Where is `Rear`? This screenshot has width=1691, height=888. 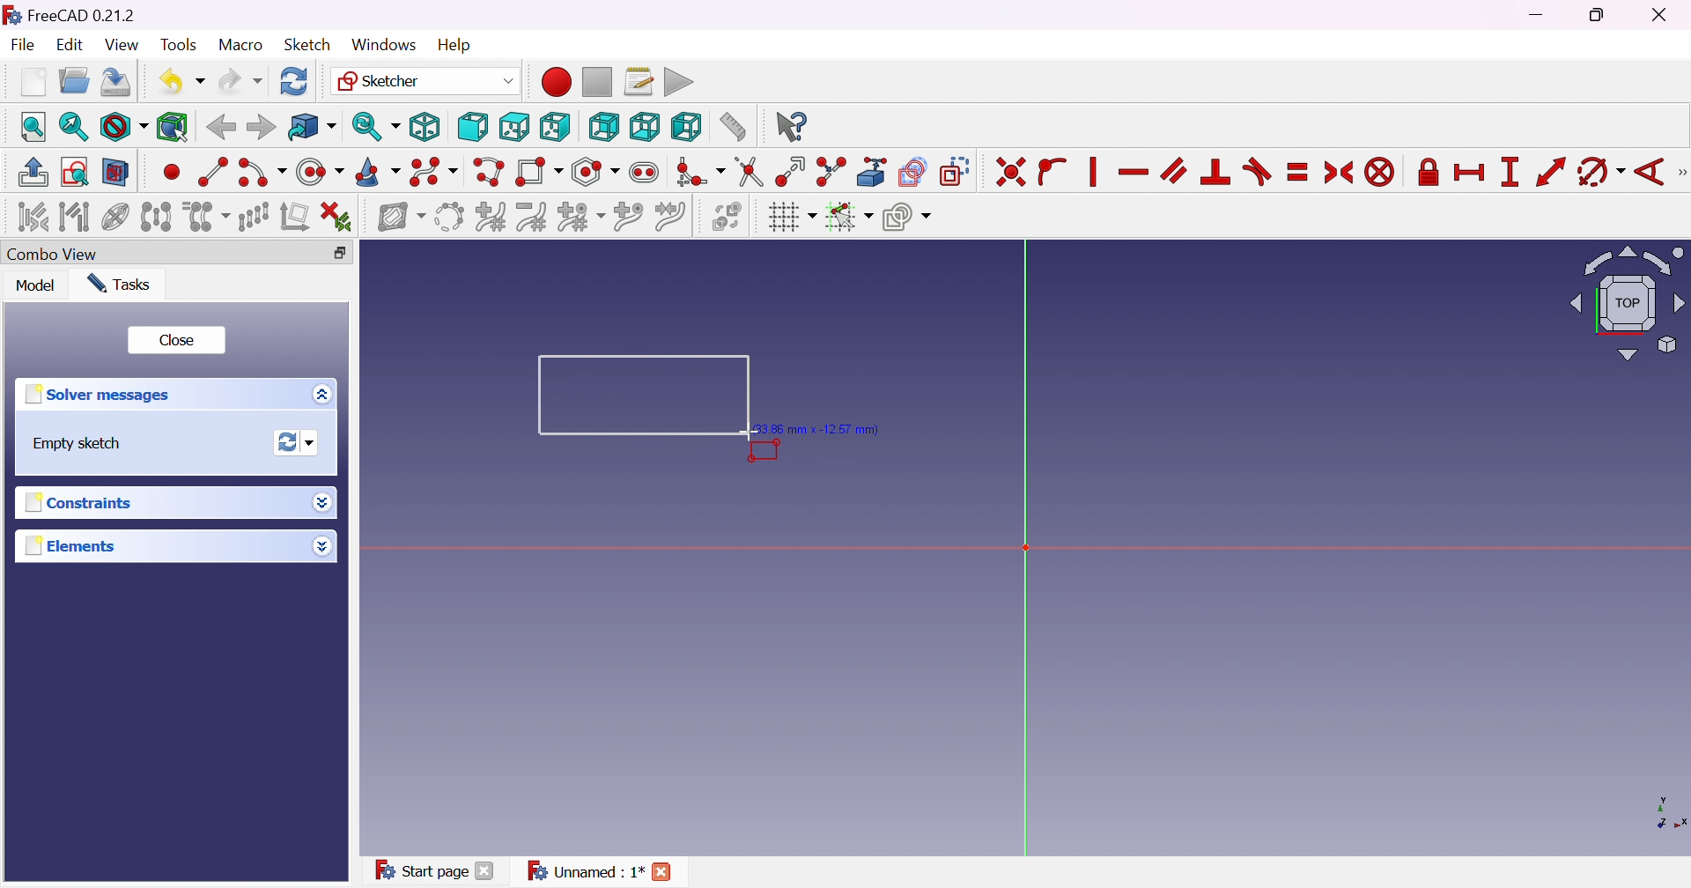
Rear is located at coordinates (604, 128).